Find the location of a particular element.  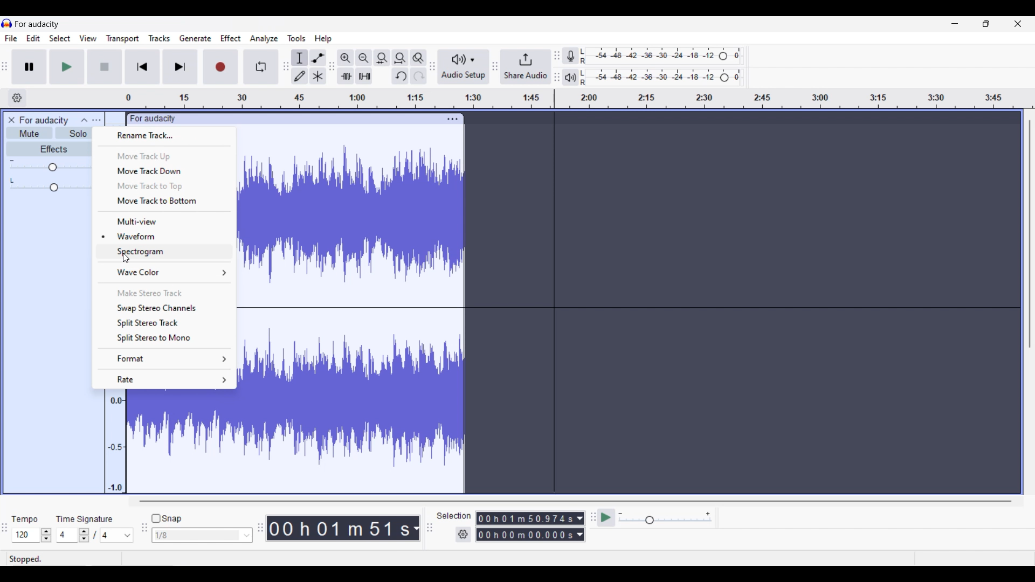

Draw tool is located at coordinates (300, 76).